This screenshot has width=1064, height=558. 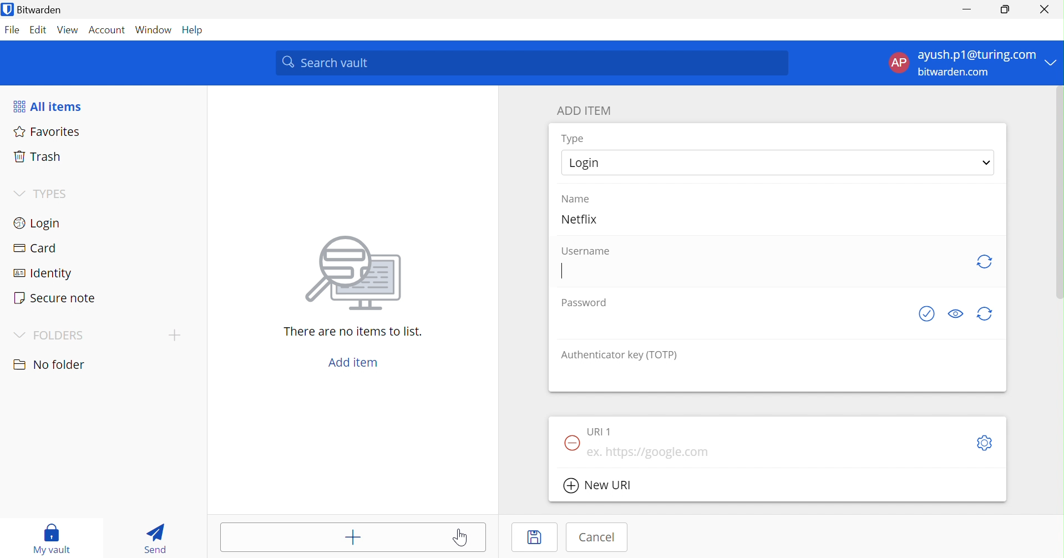 What do you see at coordinates (155, 540) in the screenshot?
I see `Send` at bounding box center [155, 540].